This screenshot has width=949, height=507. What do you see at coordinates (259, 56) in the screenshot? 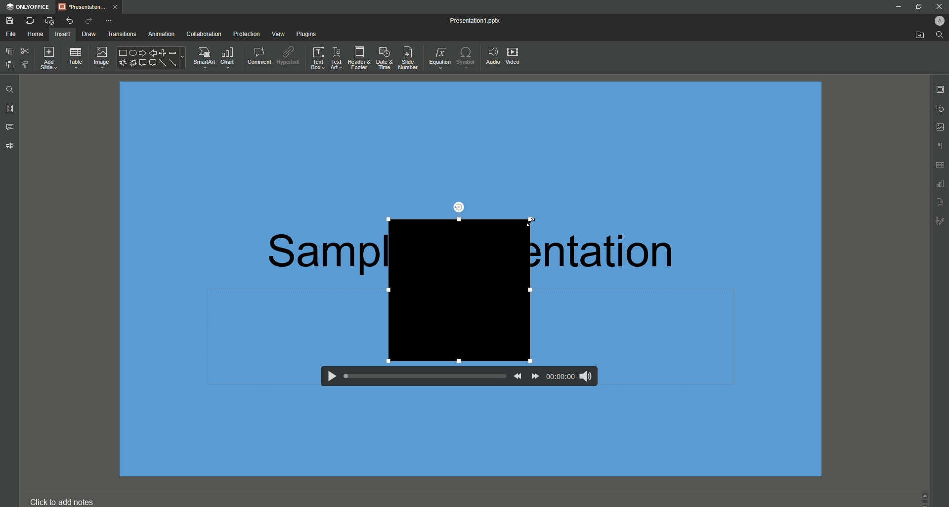
I see `Comment` at bounding box center [259, 56].